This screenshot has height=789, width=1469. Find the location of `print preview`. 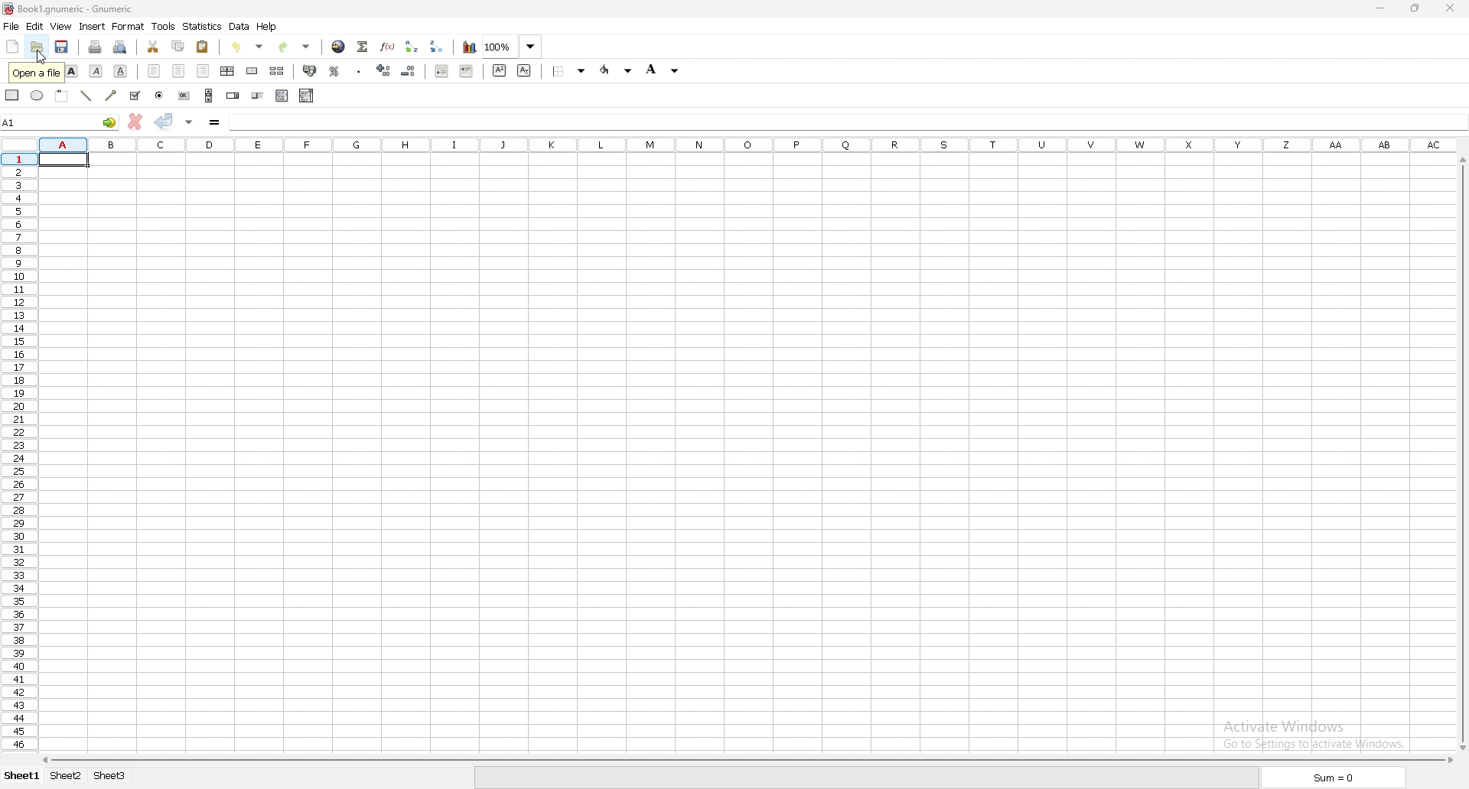

print preview is located at coordinates (122, 47).